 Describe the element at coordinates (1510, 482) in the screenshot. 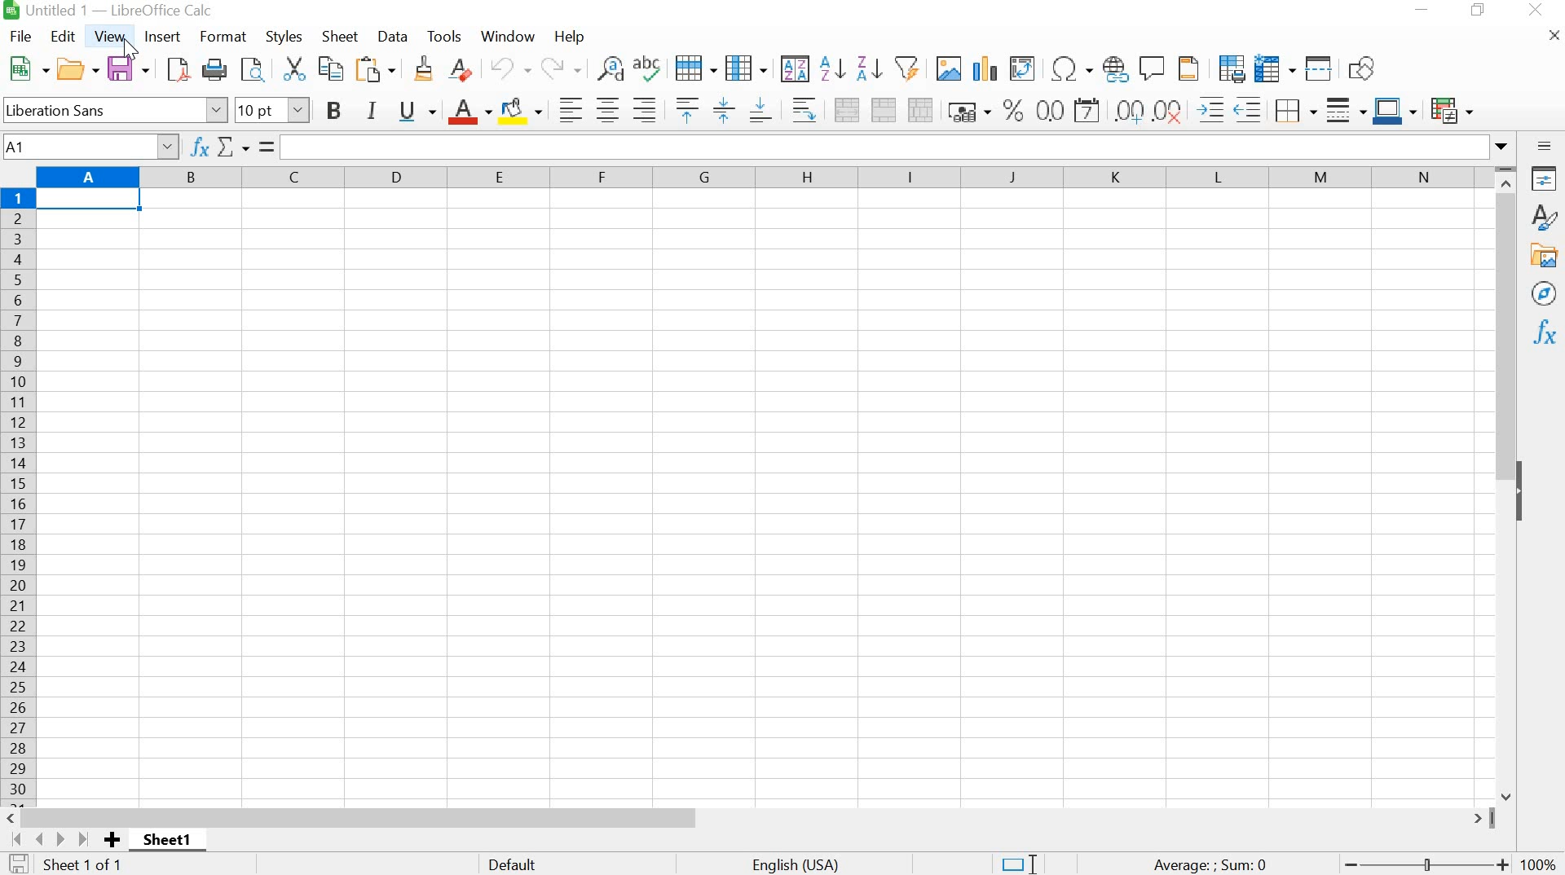

I see `SCROLLBAR` at that location.